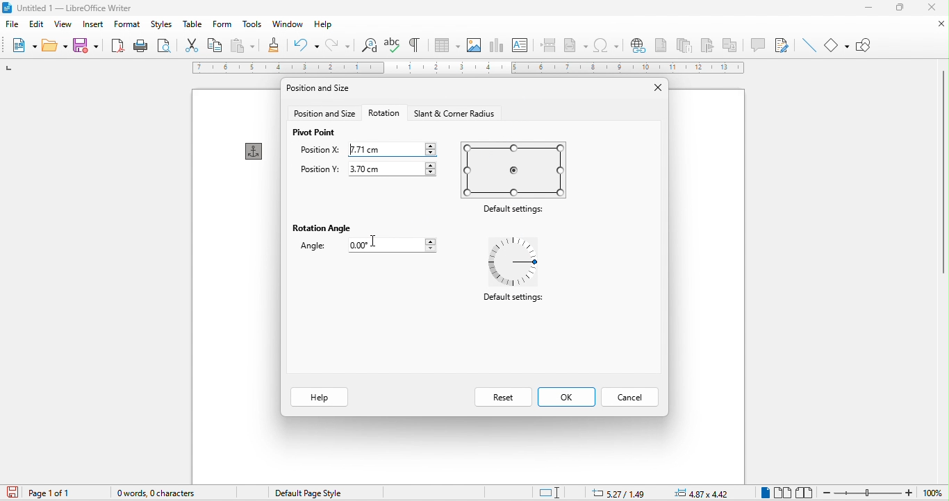  I want to click on anchor, so click(257, 151).